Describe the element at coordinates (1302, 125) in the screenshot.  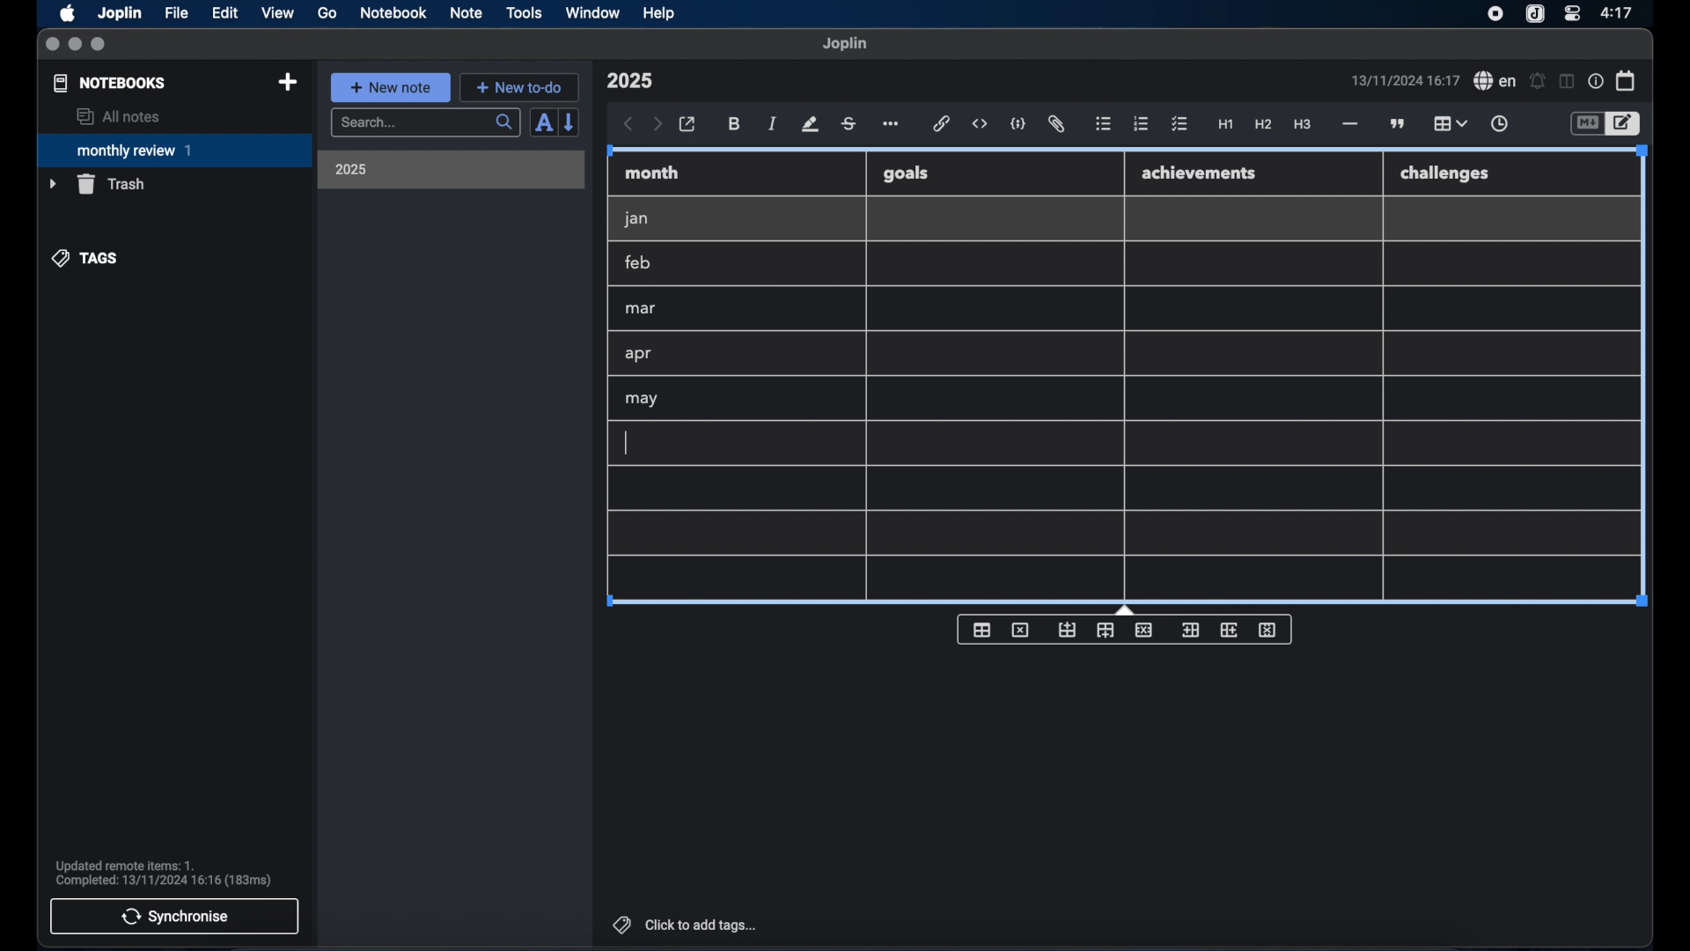
I see `heading 3` at that location.